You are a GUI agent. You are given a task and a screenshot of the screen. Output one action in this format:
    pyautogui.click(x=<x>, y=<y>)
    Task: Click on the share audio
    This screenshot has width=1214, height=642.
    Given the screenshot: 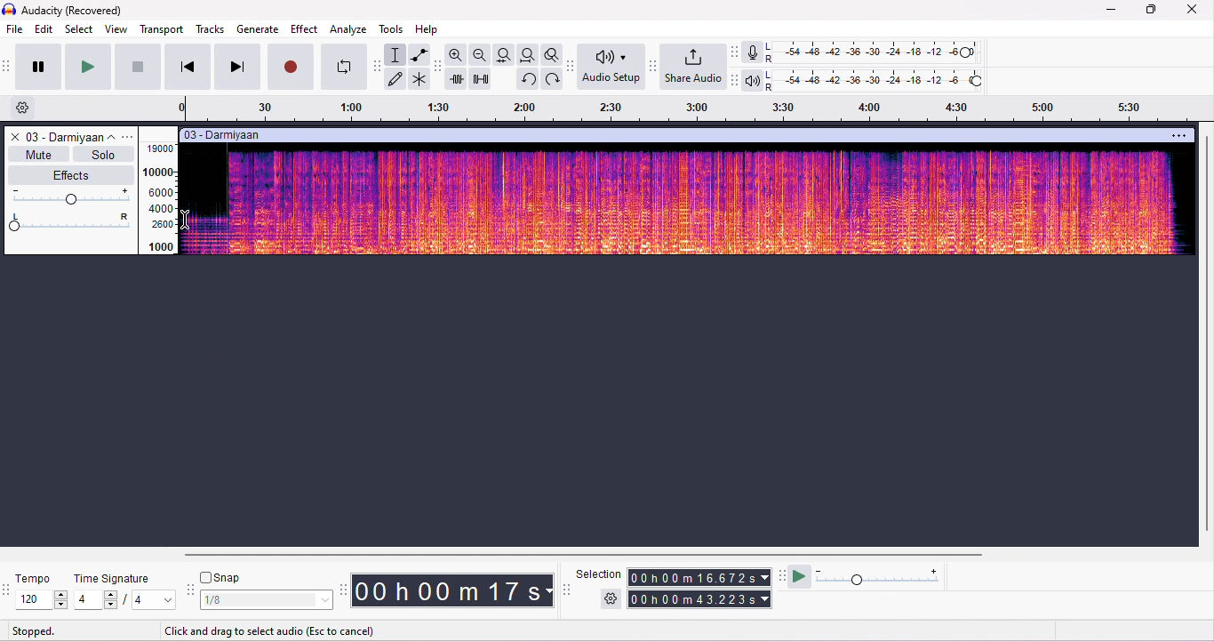 What is the action you would take?
    pyautogui.click(x=692, y=67)
    